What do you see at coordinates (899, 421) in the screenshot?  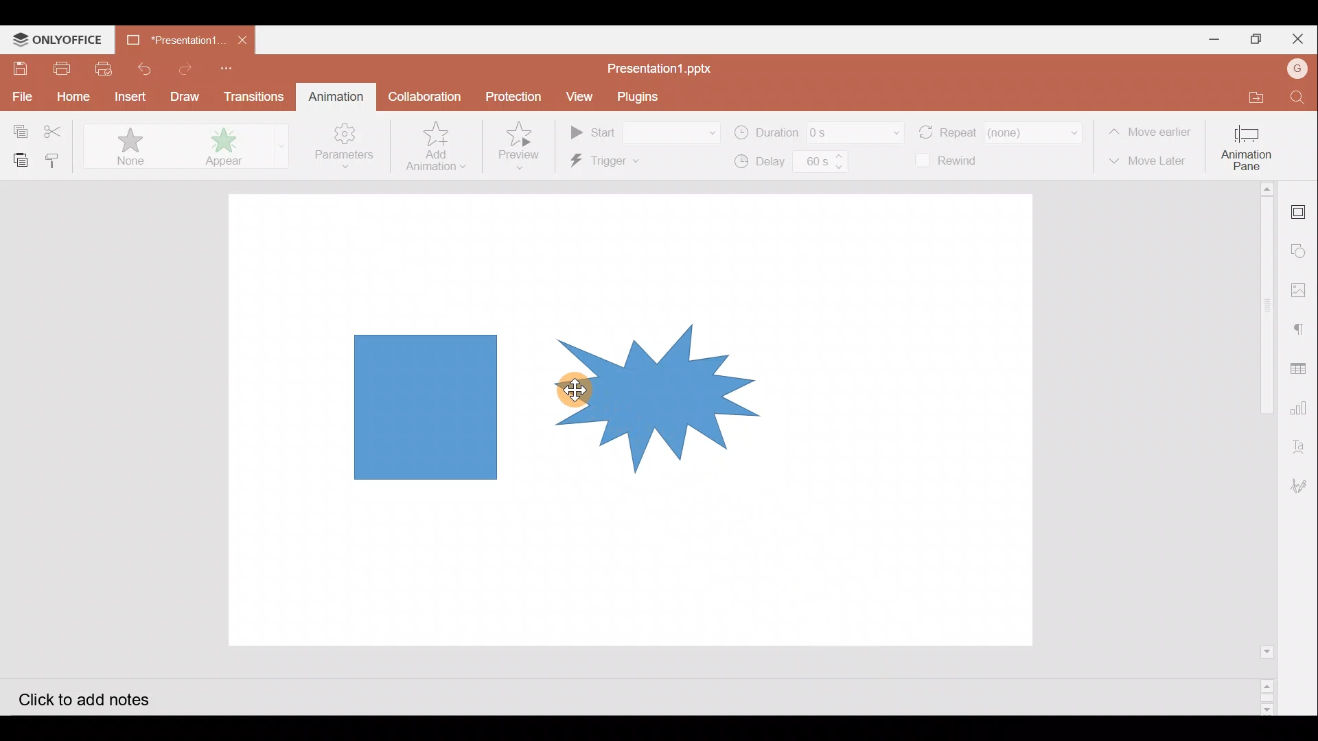 I see `Presentation slide` at bounding box center [899, 421].